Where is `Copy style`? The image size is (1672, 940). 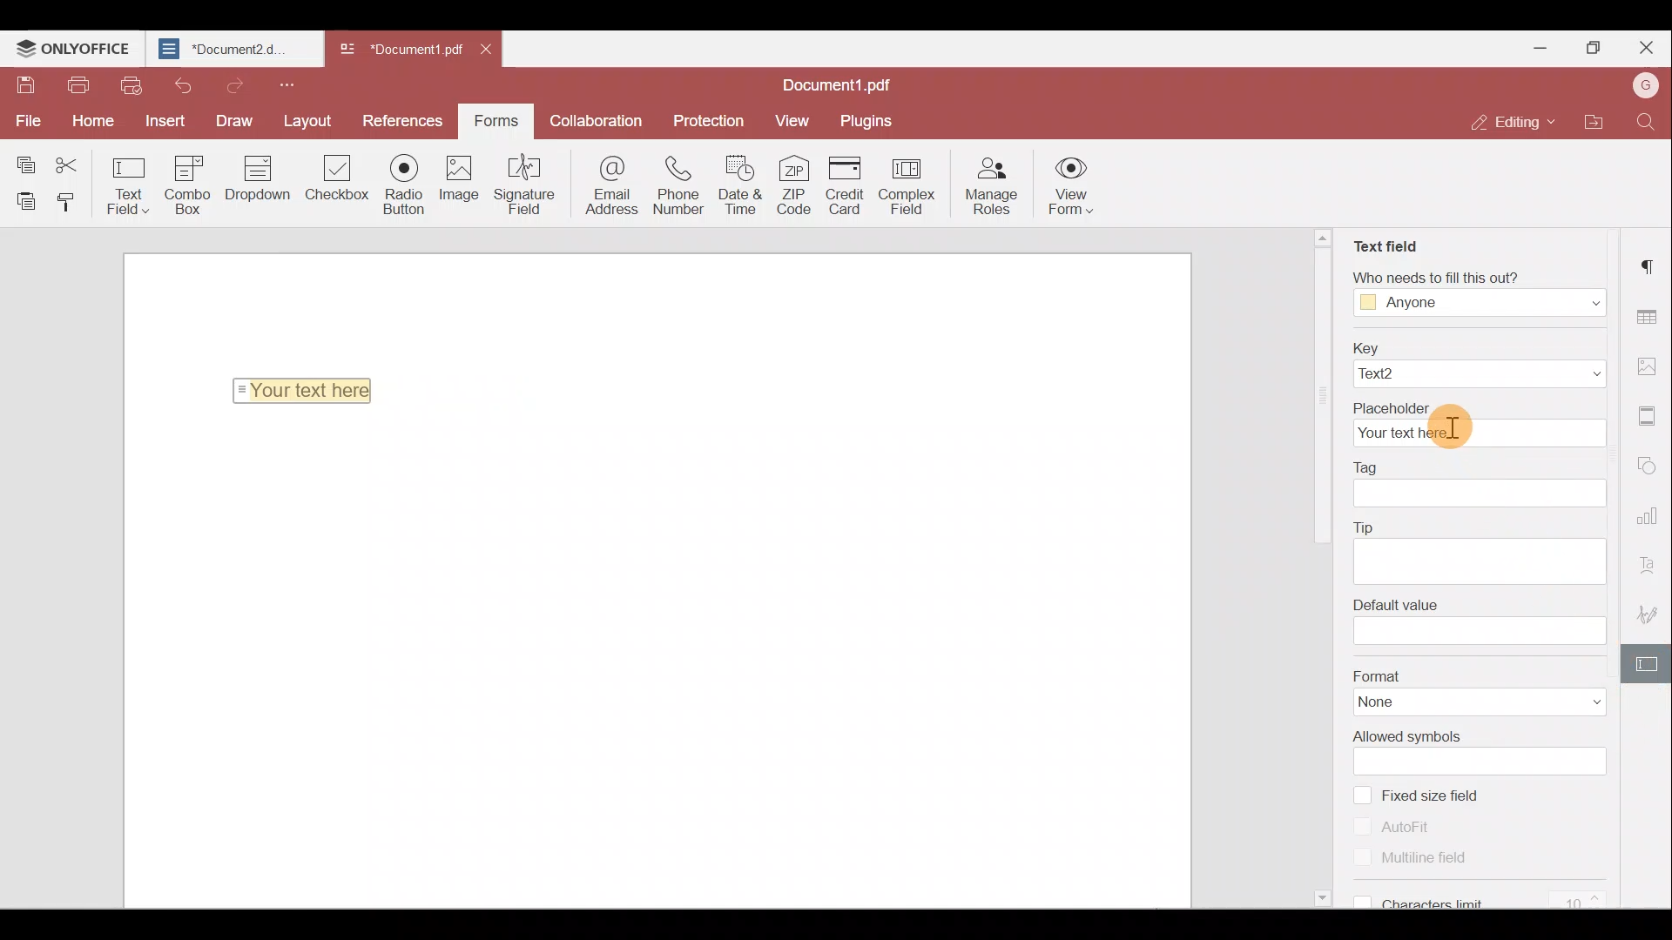
Copy style is located at coordinates (71, 205).